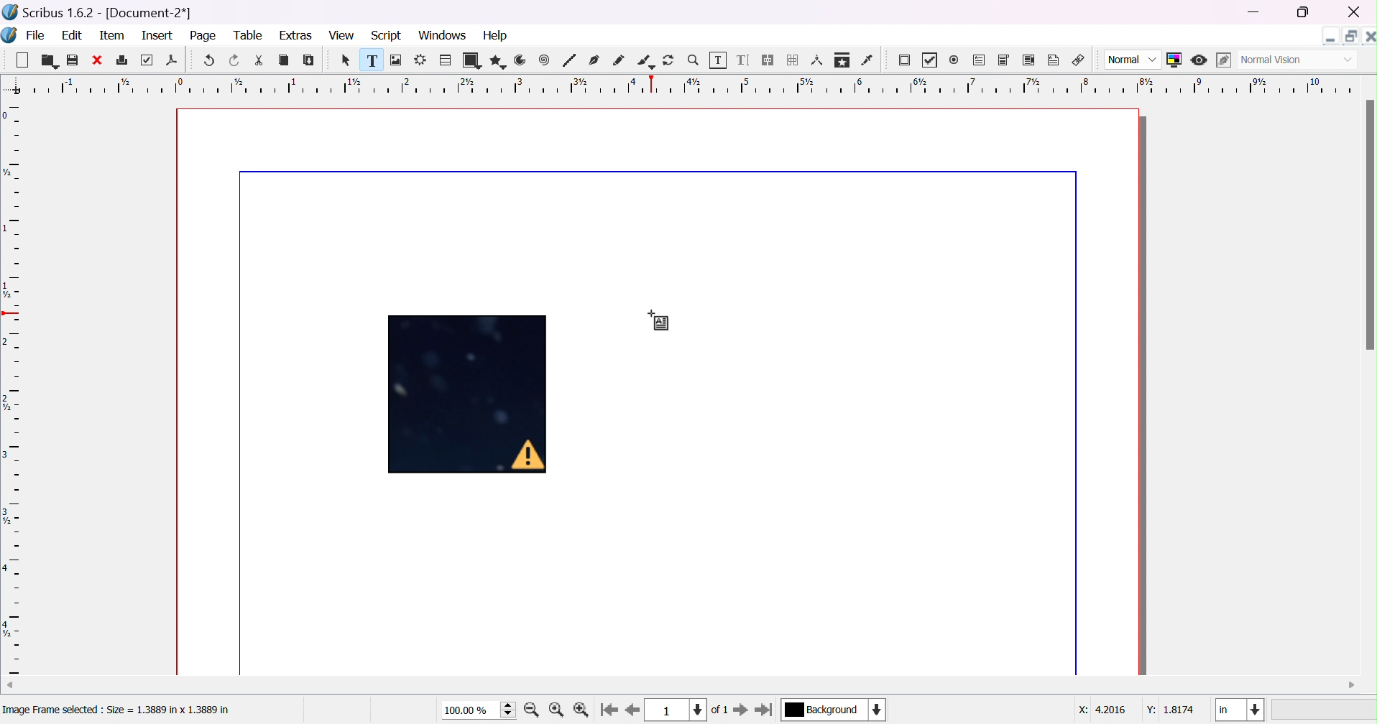  Describe the element at coordinates (111, 36) in the screenshot. I see `item` at that location.